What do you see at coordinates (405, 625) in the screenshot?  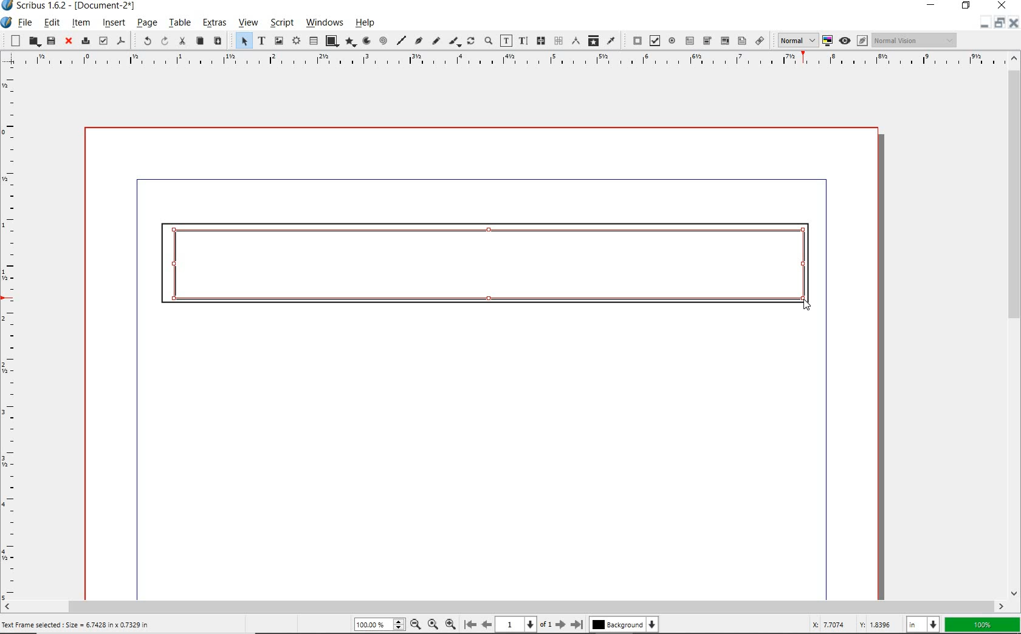 I see `zoom out / zoom to / zoom in` at bounding box center [405, 625].